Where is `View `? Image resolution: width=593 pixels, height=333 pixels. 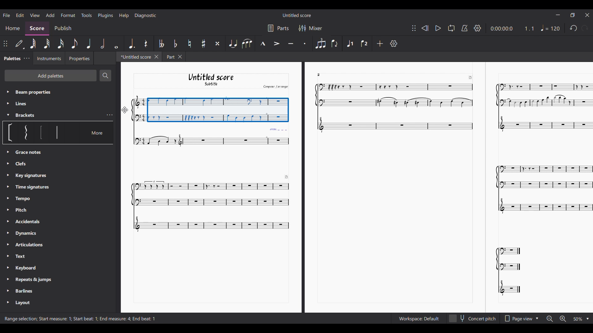
View  is located at coordinates (35, 15).